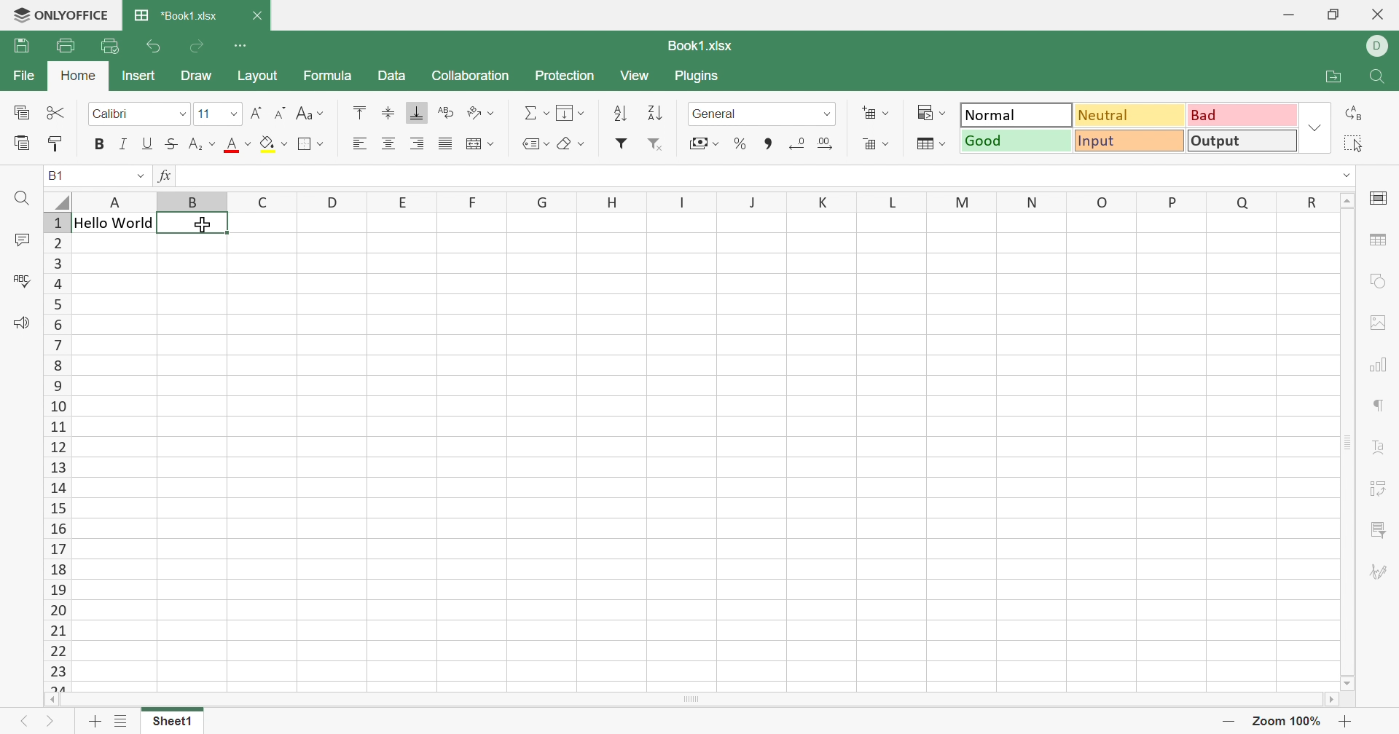  I want to click on Minimize, so click(1288, 16).